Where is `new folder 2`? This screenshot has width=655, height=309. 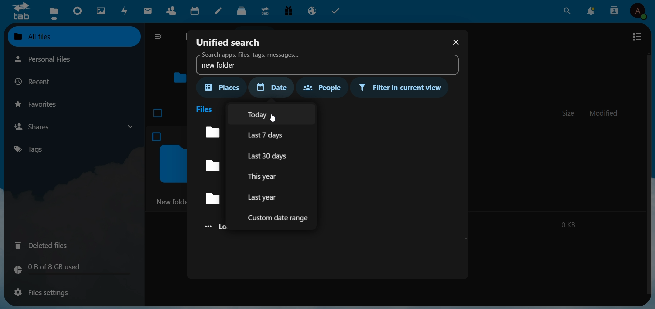 new folder 2 is located at coordinates (209, 132).